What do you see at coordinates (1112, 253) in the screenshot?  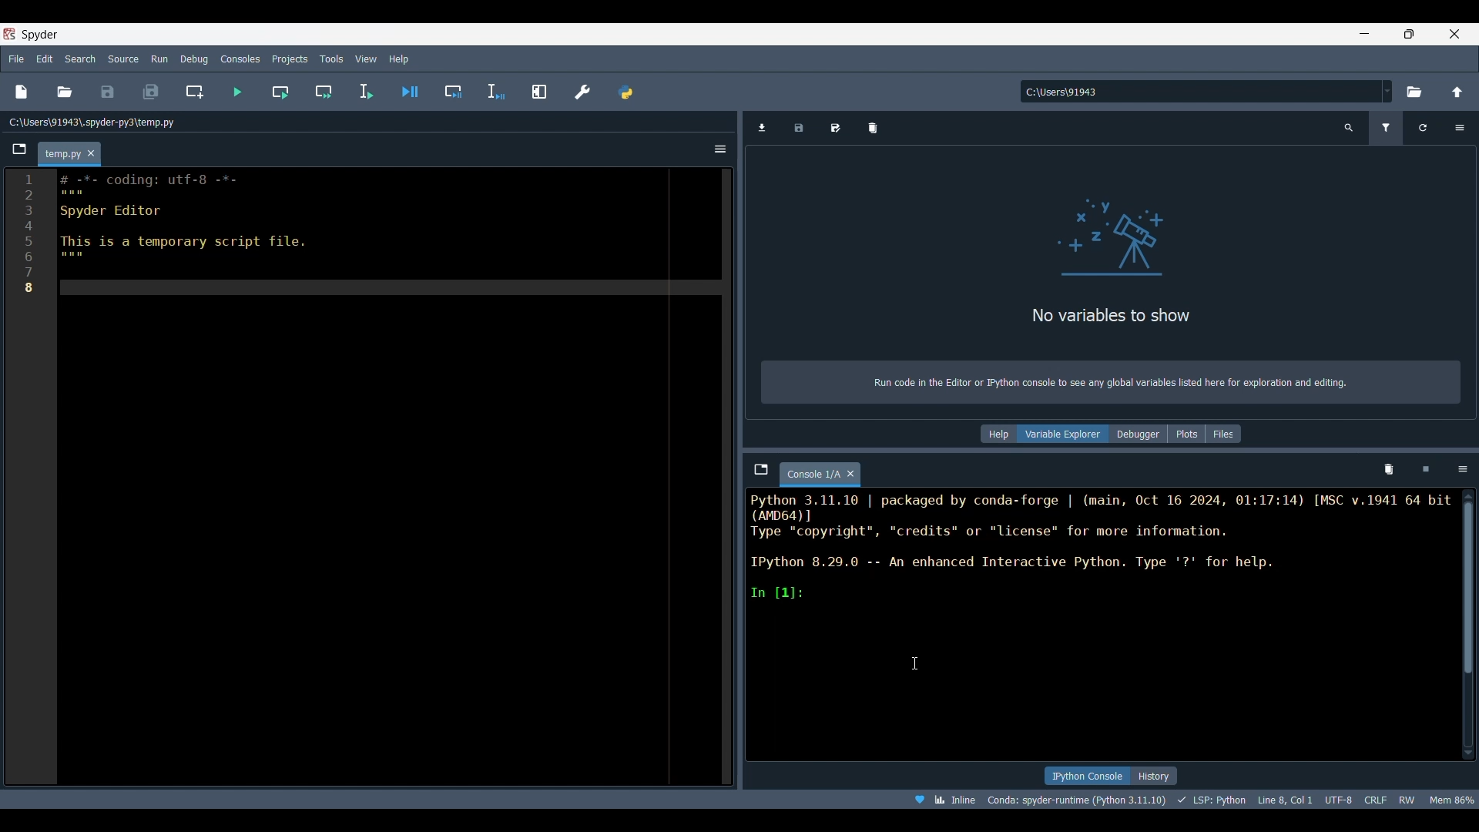 I see `variable explorer pane` at bounding box center [1112, 253].